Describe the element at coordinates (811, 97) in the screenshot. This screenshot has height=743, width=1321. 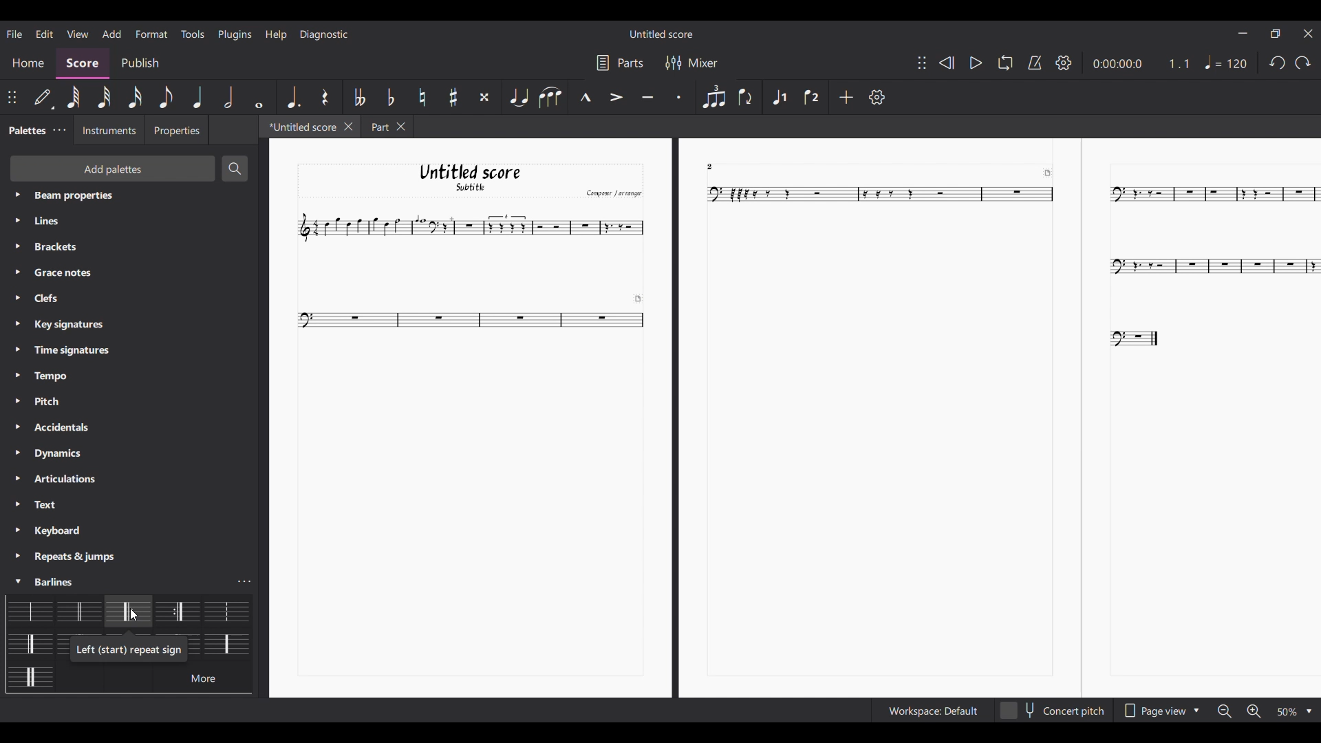
I see `Voice 2` at that location.